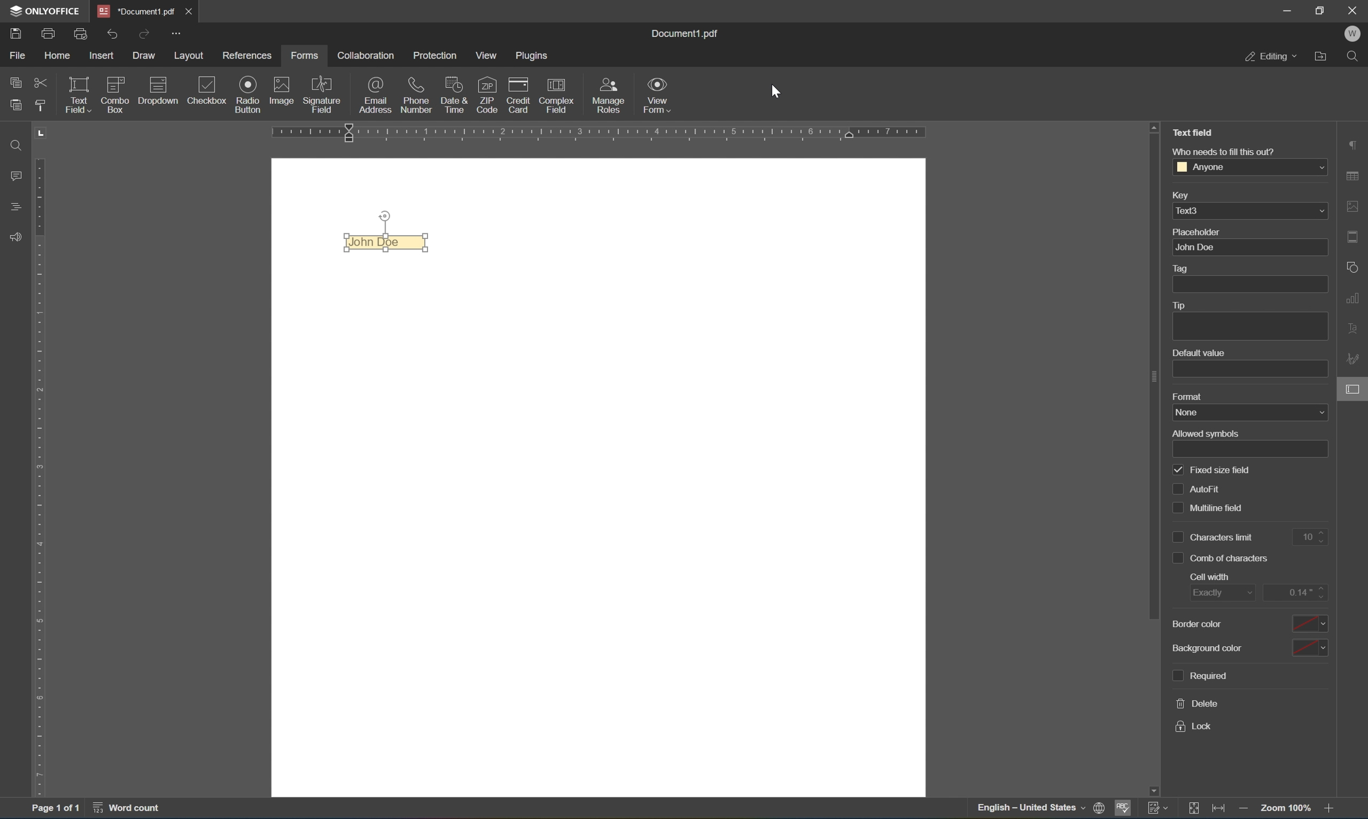  Describe the element at coordinates (1248, 624) in the screenshot. I see `border color` at that location.